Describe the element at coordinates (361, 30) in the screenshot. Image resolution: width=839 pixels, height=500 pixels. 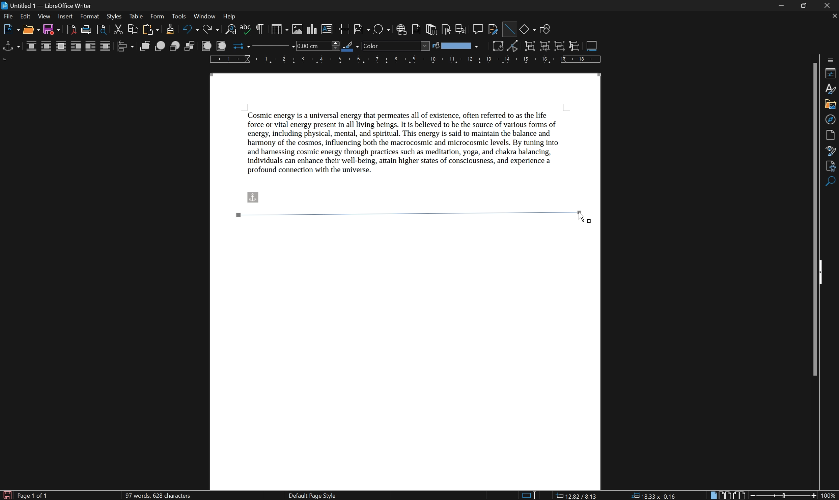
I see `insert field` at that location.